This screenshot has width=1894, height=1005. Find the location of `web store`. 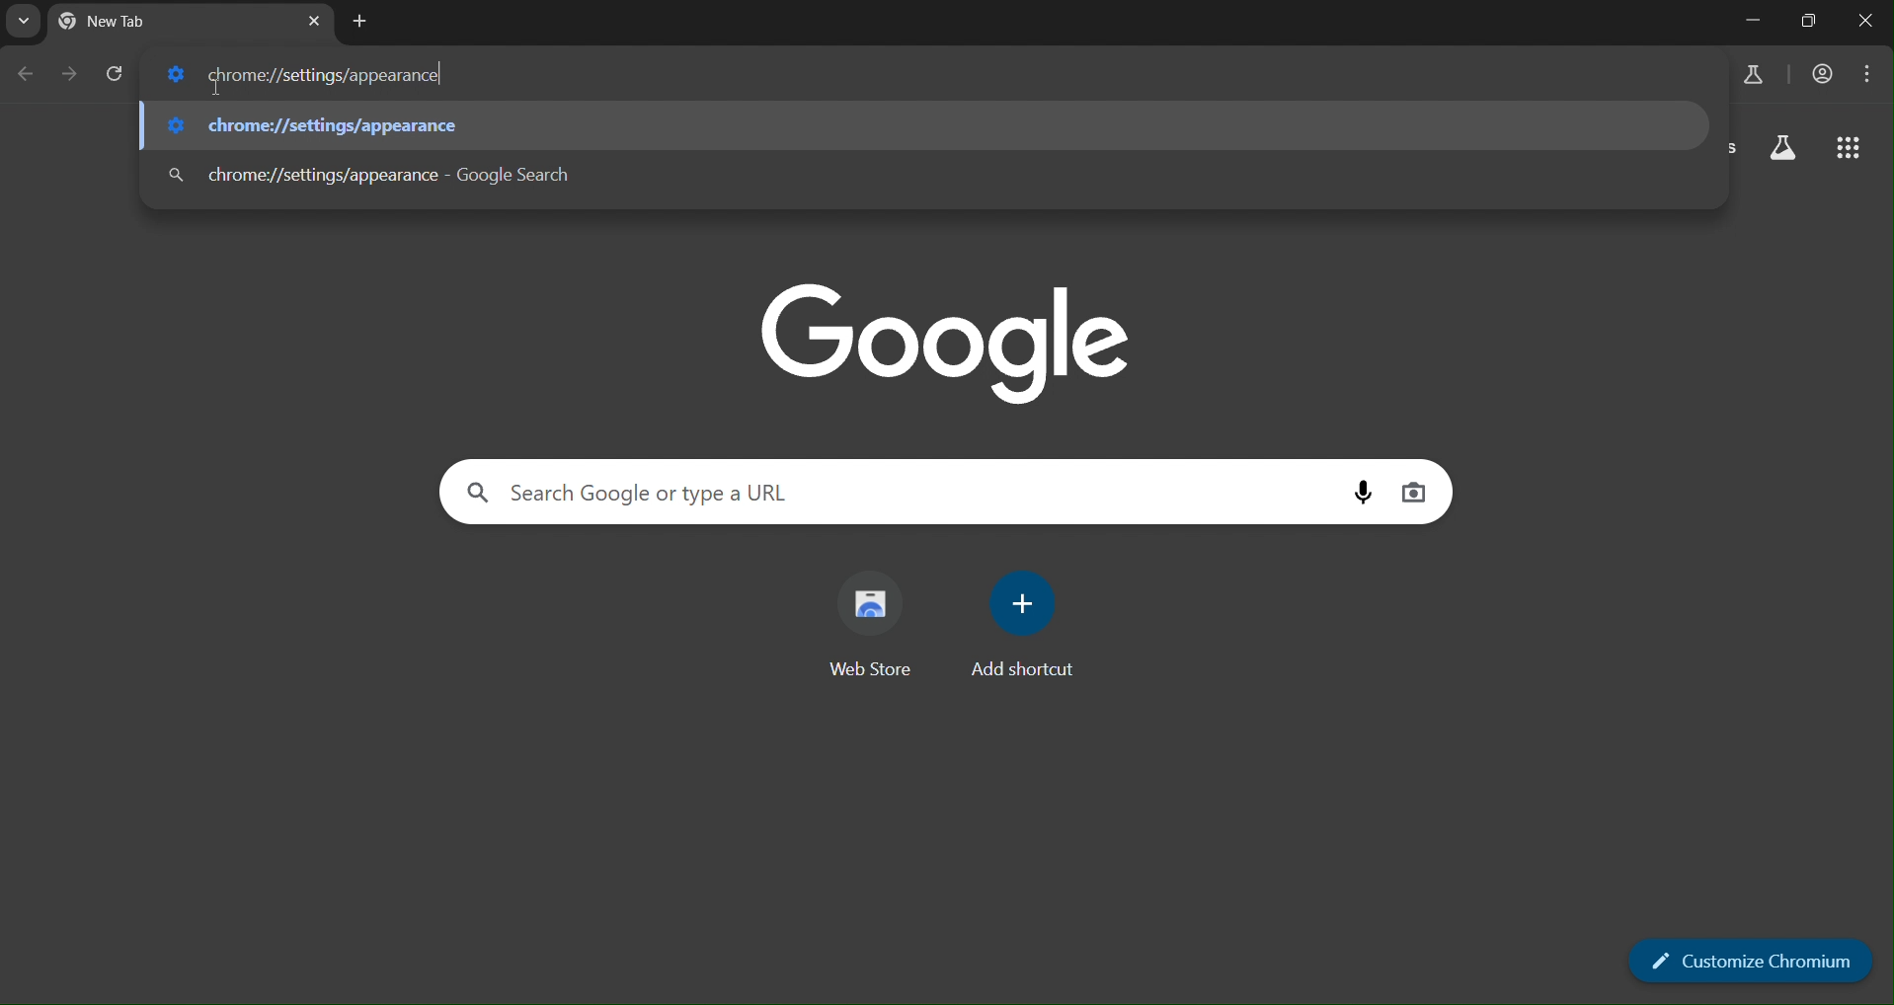

web store is located at coordinates (881, 627).